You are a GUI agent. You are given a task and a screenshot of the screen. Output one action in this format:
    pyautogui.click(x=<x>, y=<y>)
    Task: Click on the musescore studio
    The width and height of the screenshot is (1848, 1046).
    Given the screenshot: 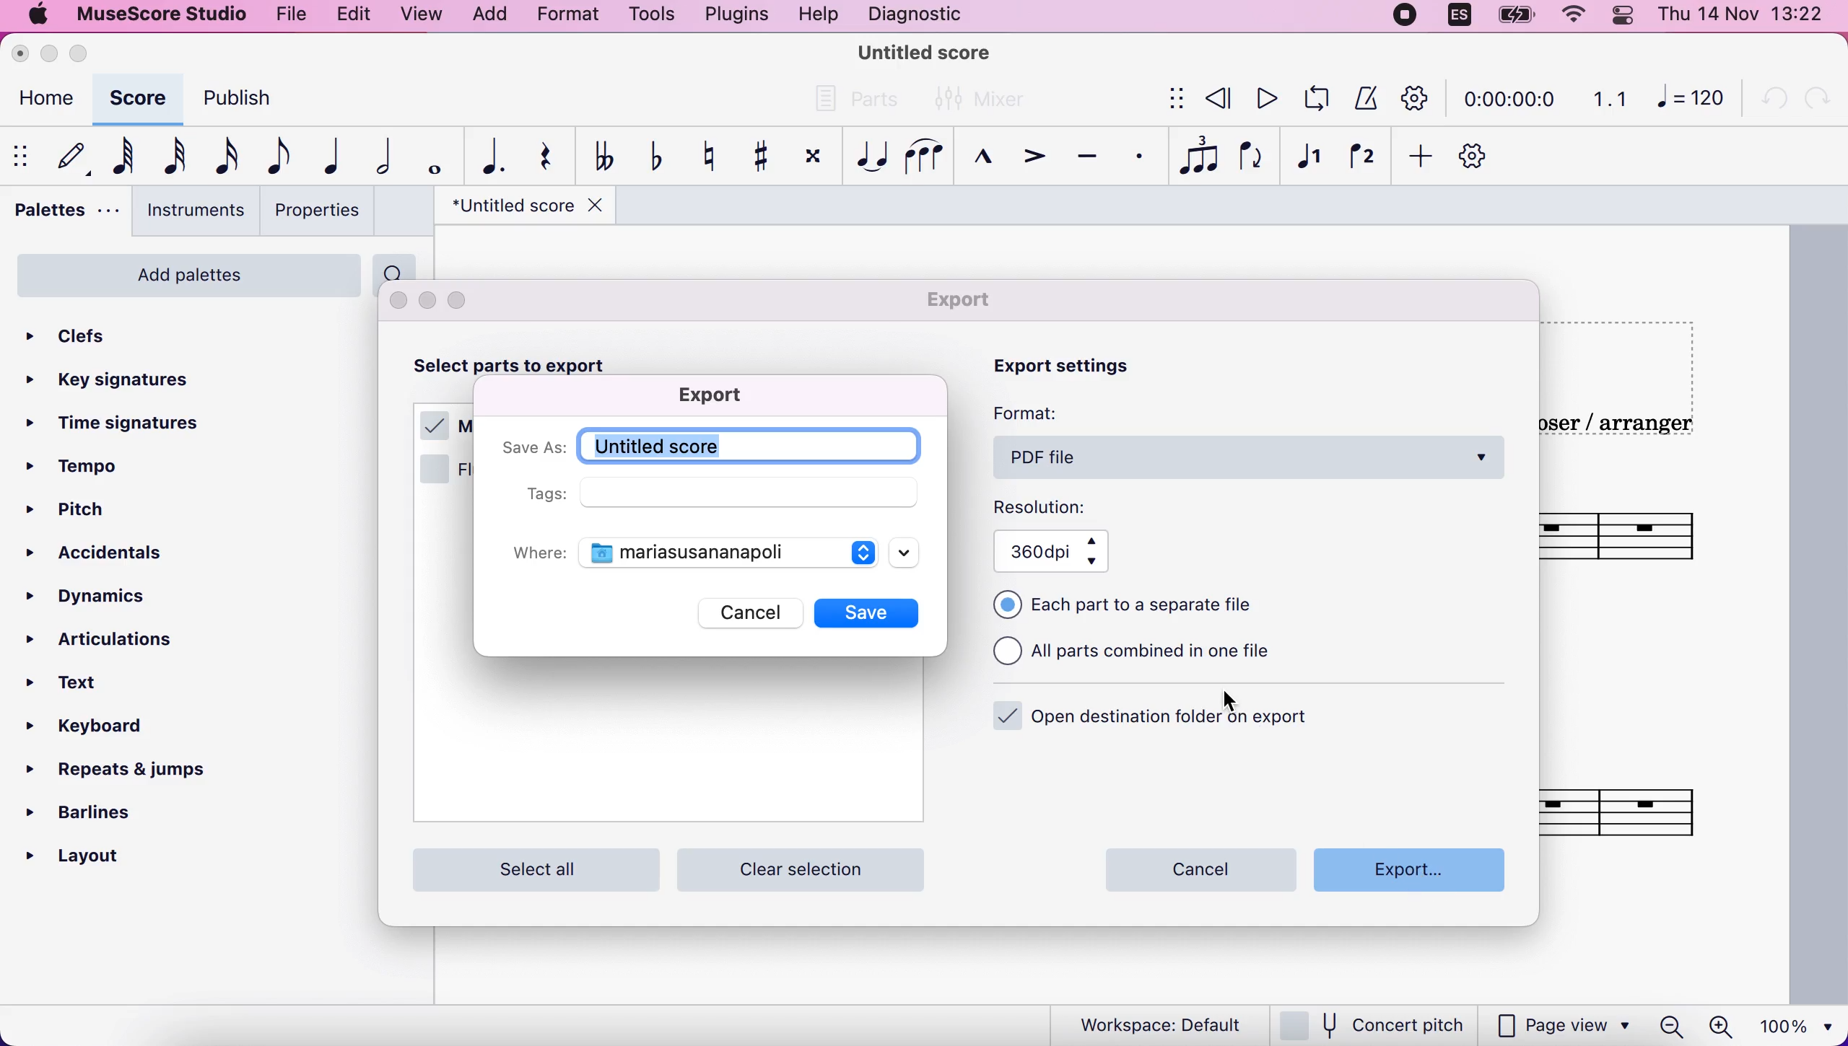 What is the action you would take?
    pyautogui.click(x=163, y=17)
    